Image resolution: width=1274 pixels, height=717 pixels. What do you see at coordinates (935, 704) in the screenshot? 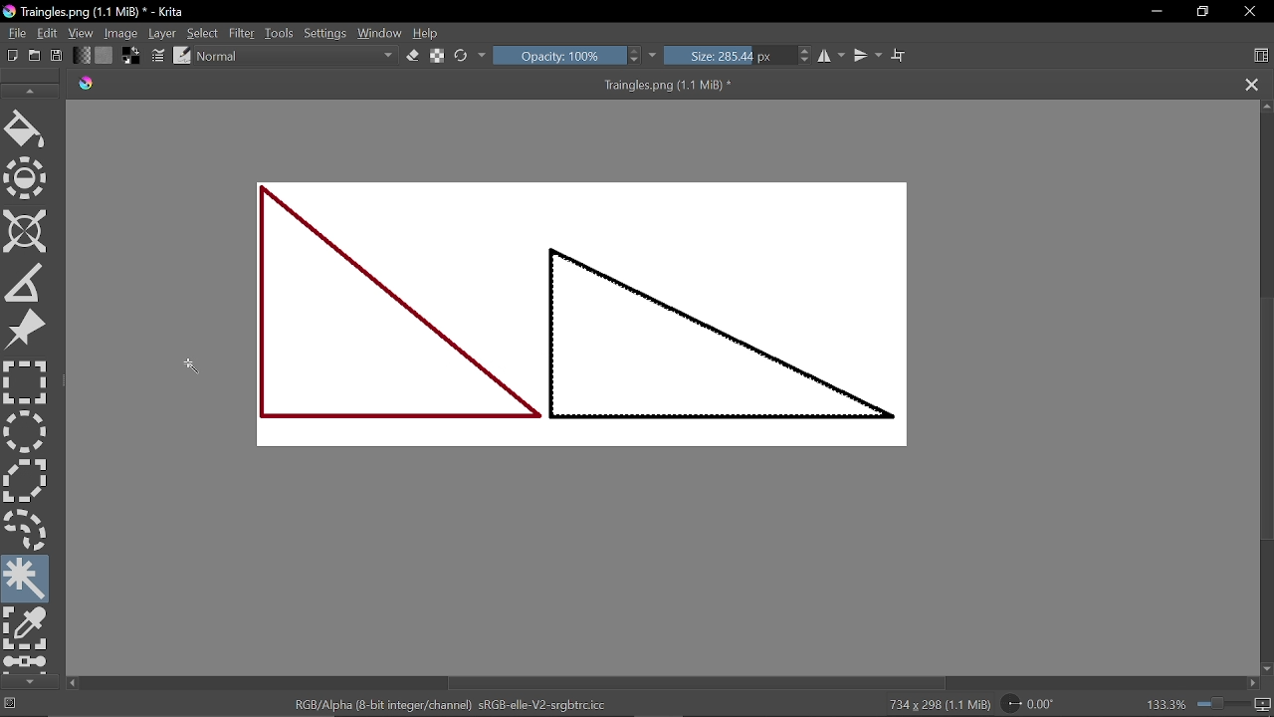
I see `734 x 208 (960.0 KiB)` at bounding box center [935, 704].